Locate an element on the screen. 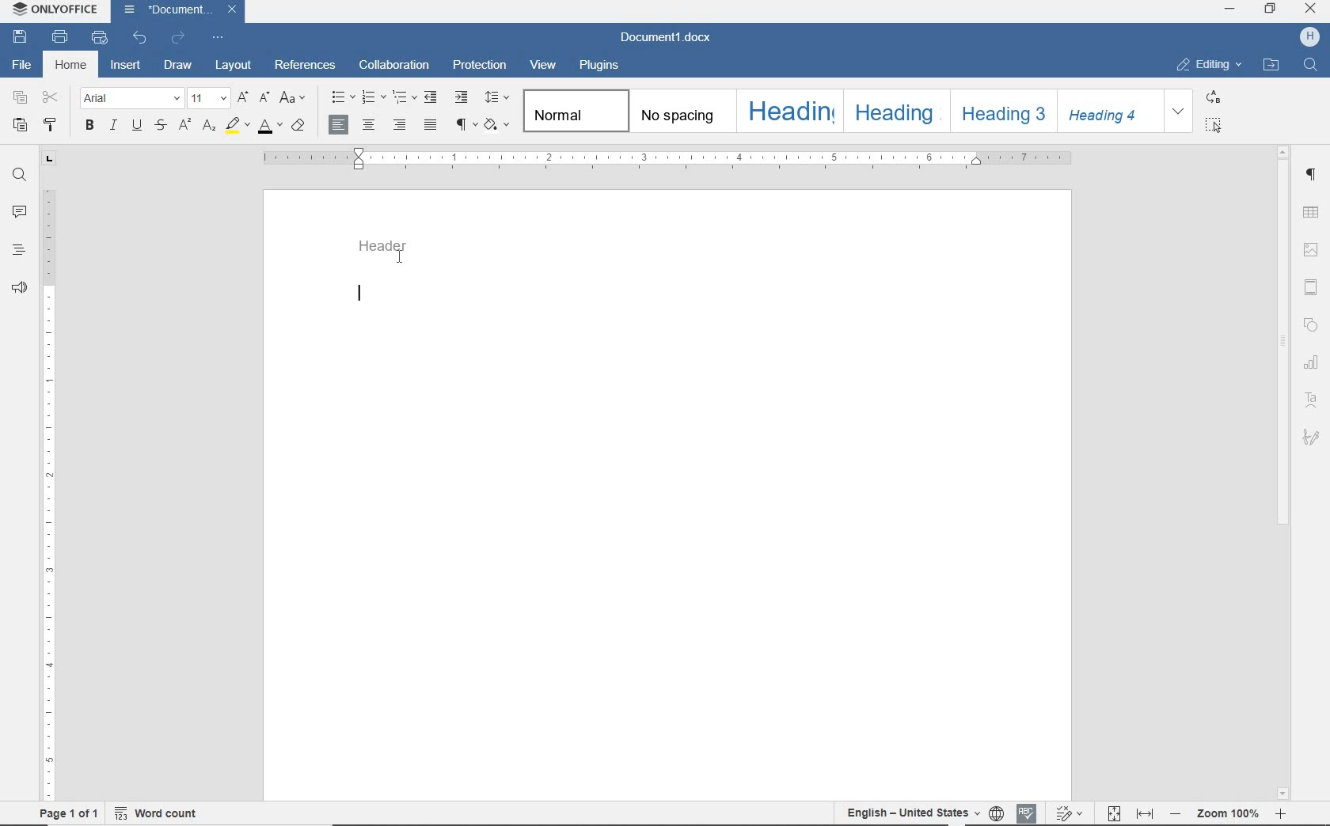  draw is located at coordinates (178, 64).